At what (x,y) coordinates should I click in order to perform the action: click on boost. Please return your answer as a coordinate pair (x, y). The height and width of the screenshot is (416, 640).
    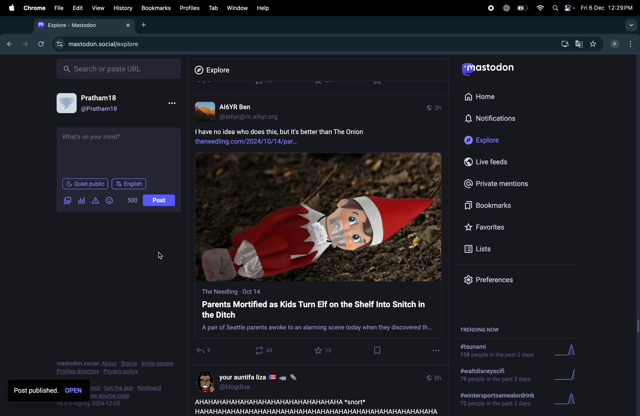
    Looking at the image, I should click on (261, 350).